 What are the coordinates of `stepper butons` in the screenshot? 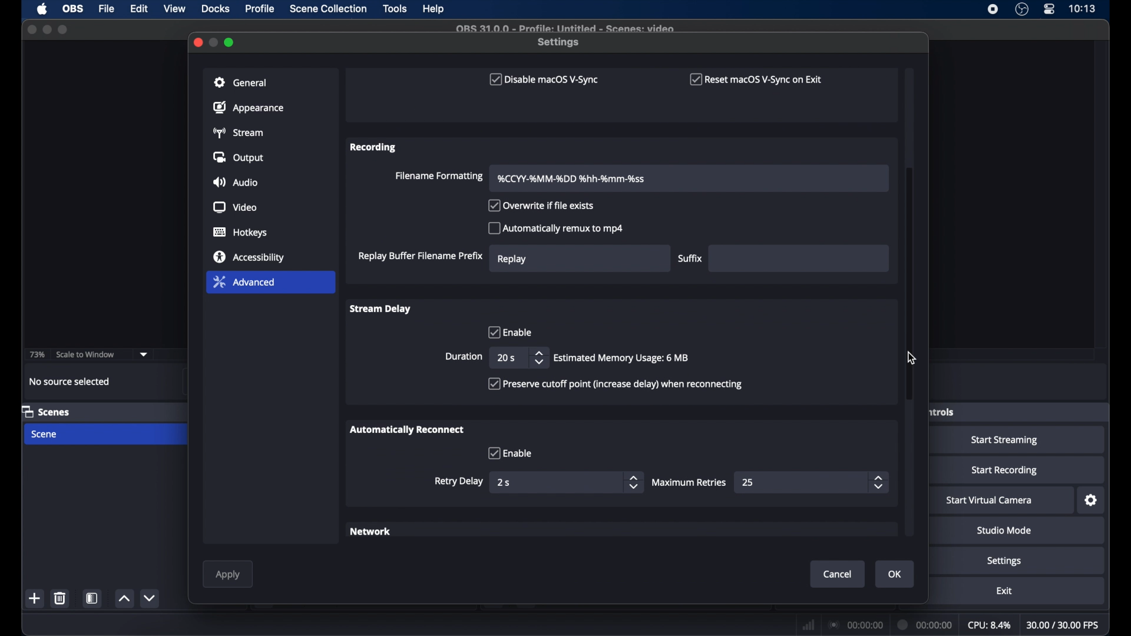 It's located at (879, 482).